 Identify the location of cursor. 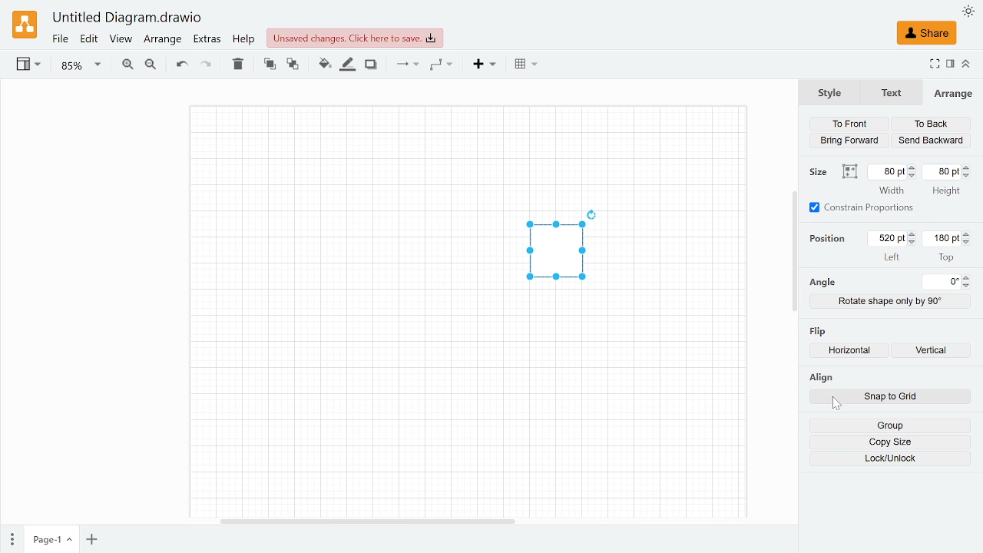
(836, 404).